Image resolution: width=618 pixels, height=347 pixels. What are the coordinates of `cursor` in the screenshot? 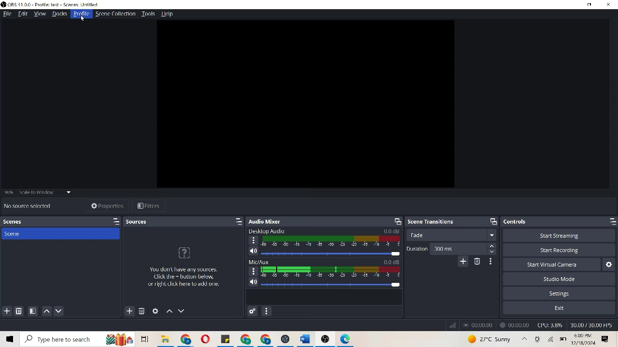 It's located at (84, 18).